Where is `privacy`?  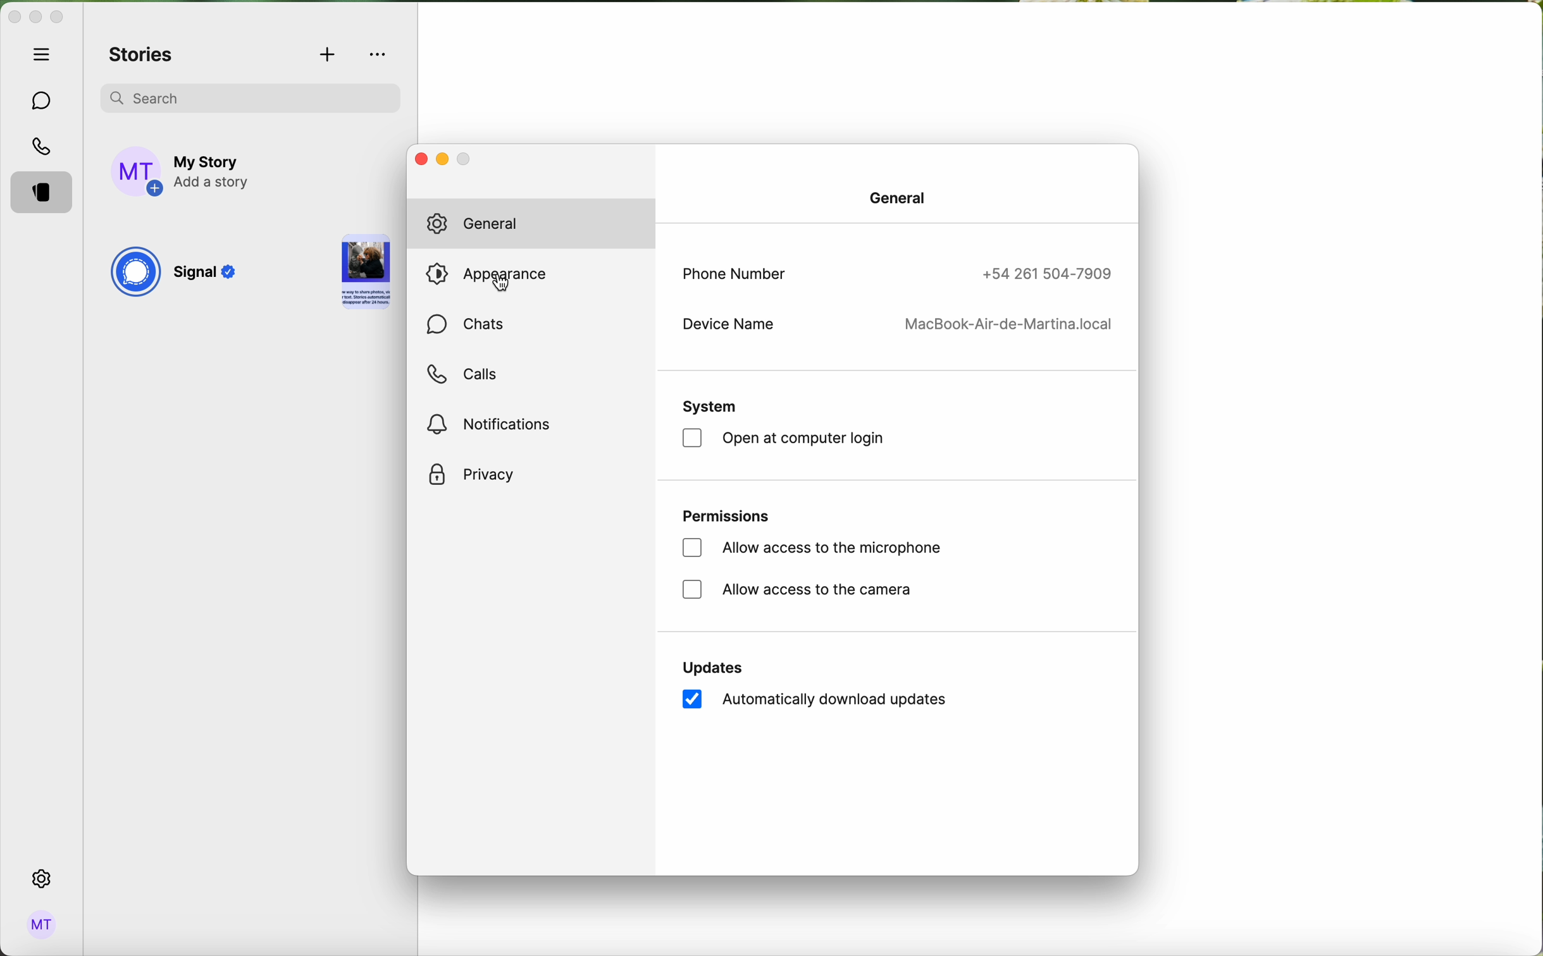
privacy is located at coordinates (471, 475).